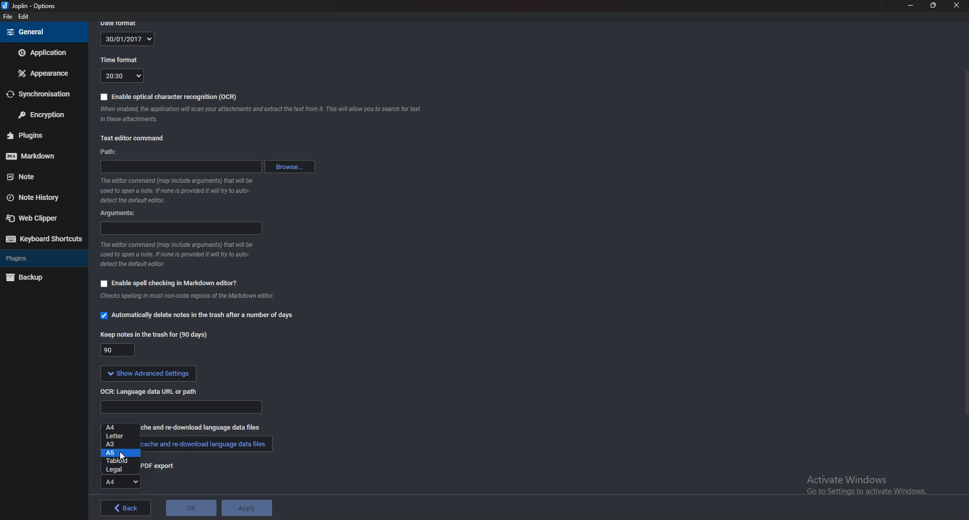 The image size is (969, 520). I want to click on cursor, so click(123, 455).